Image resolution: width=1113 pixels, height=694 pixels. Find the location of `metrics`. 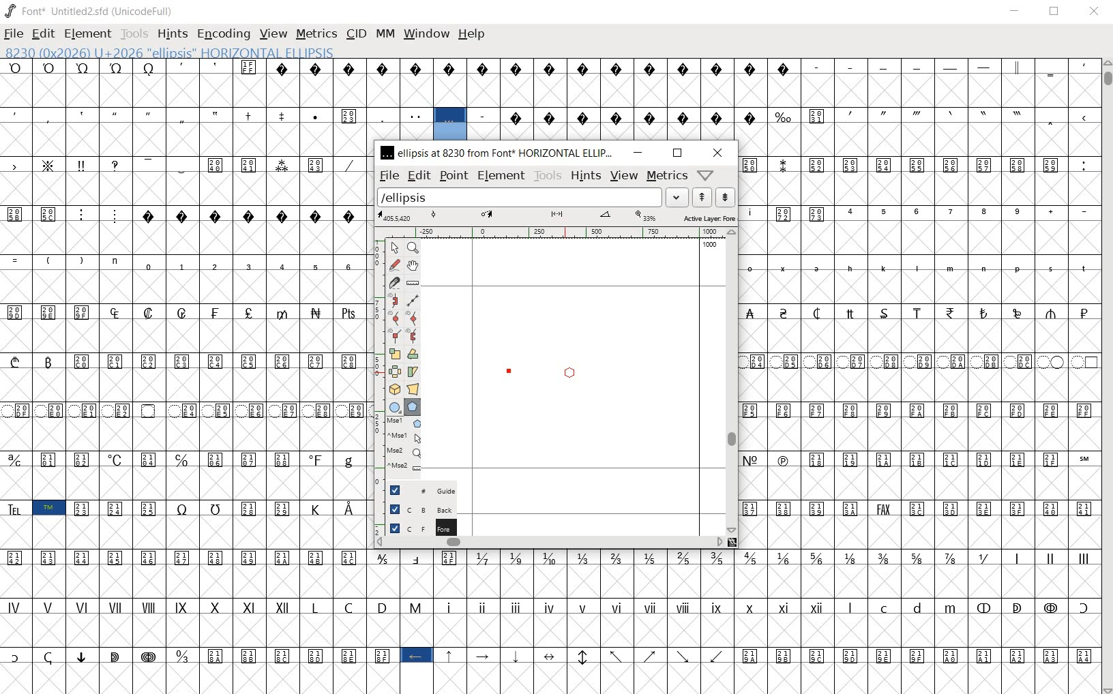

metrics is located at coordinates (665, 177).